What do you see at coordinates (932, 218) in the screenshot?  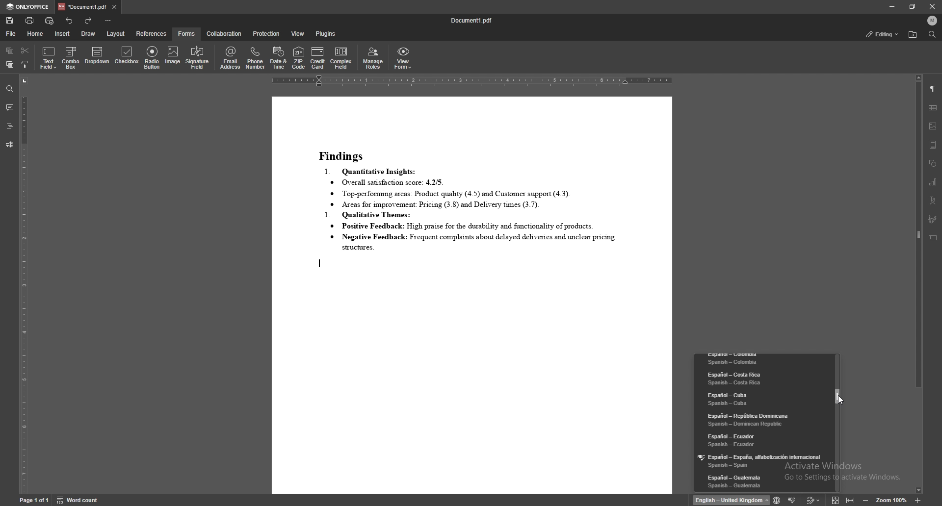 I see `signature field` at bounding box center [932, 218].